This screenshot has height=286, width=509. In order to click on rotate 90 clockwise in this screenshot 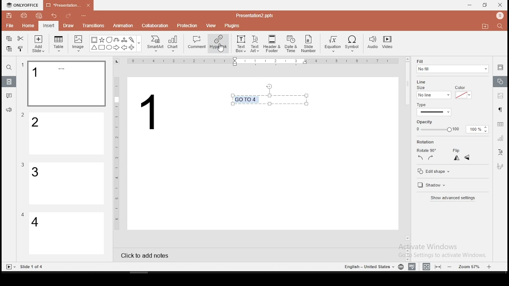, I will do `click(431, 157)`.